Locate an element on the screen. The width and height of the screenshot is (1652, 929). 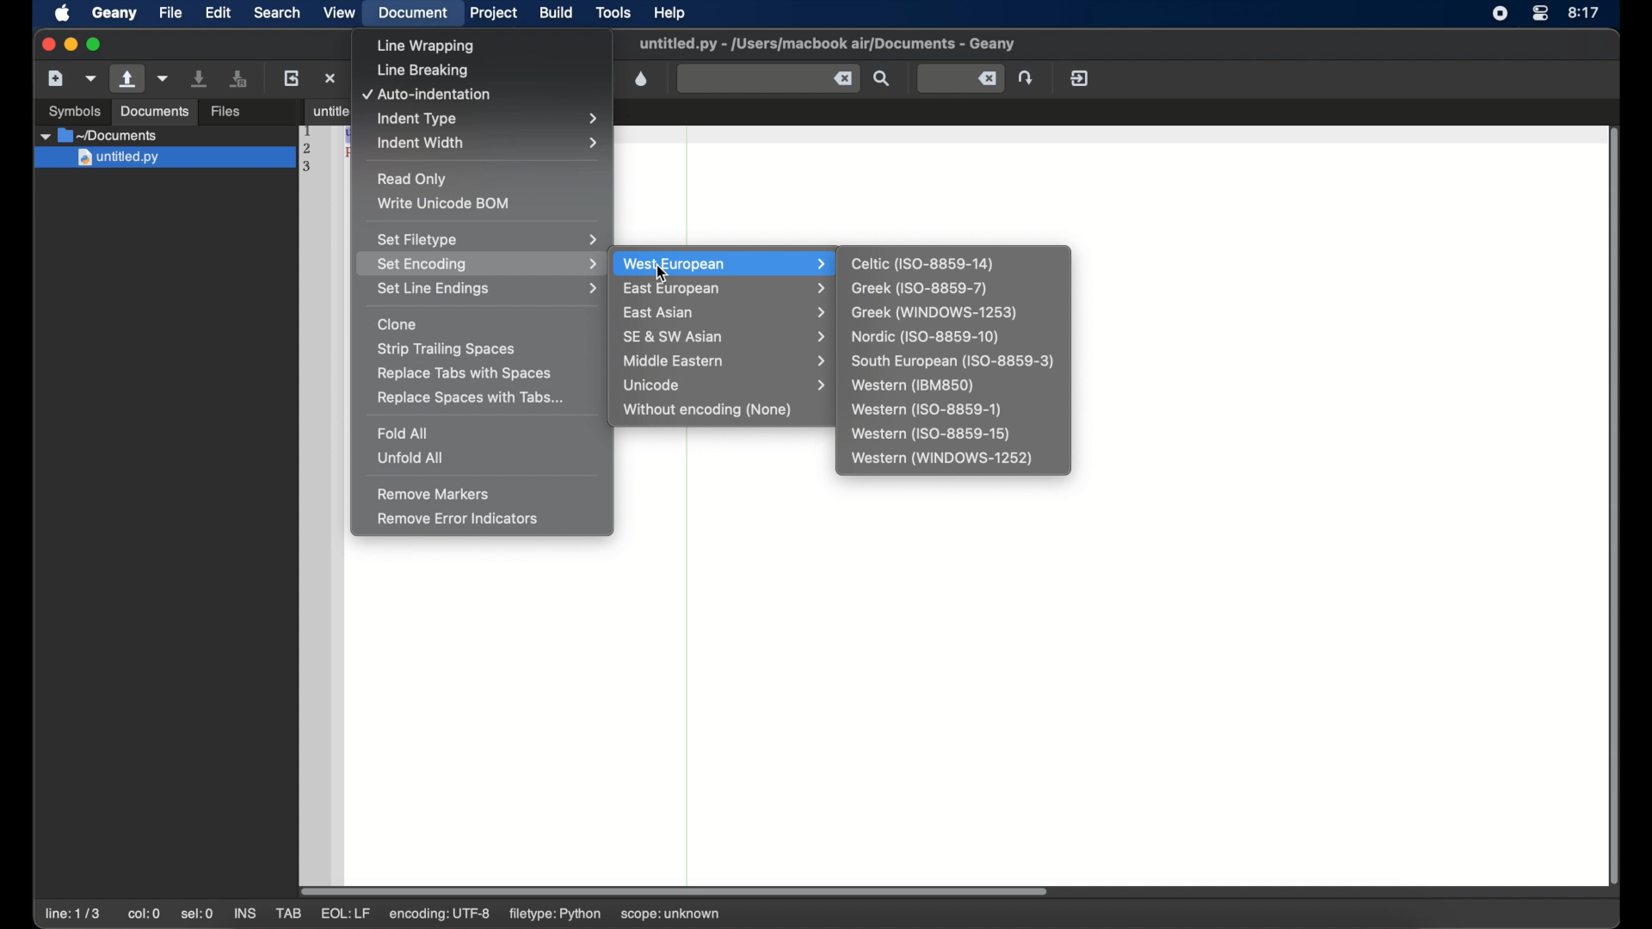
save all open files is located at coordinates (238, 78).